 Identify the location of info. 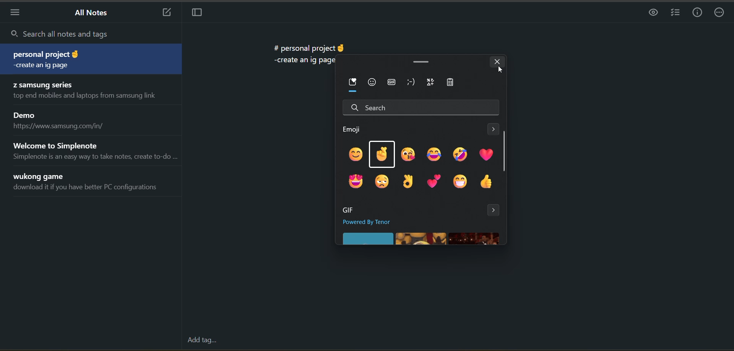
(698, 12).